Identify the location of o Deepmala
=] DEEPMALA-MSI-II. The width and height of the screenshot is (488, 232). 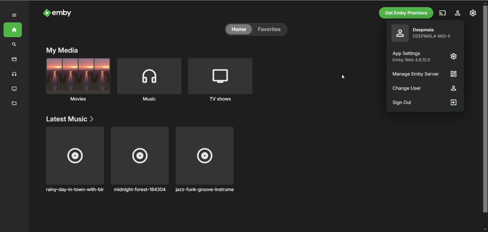
(424, 33).